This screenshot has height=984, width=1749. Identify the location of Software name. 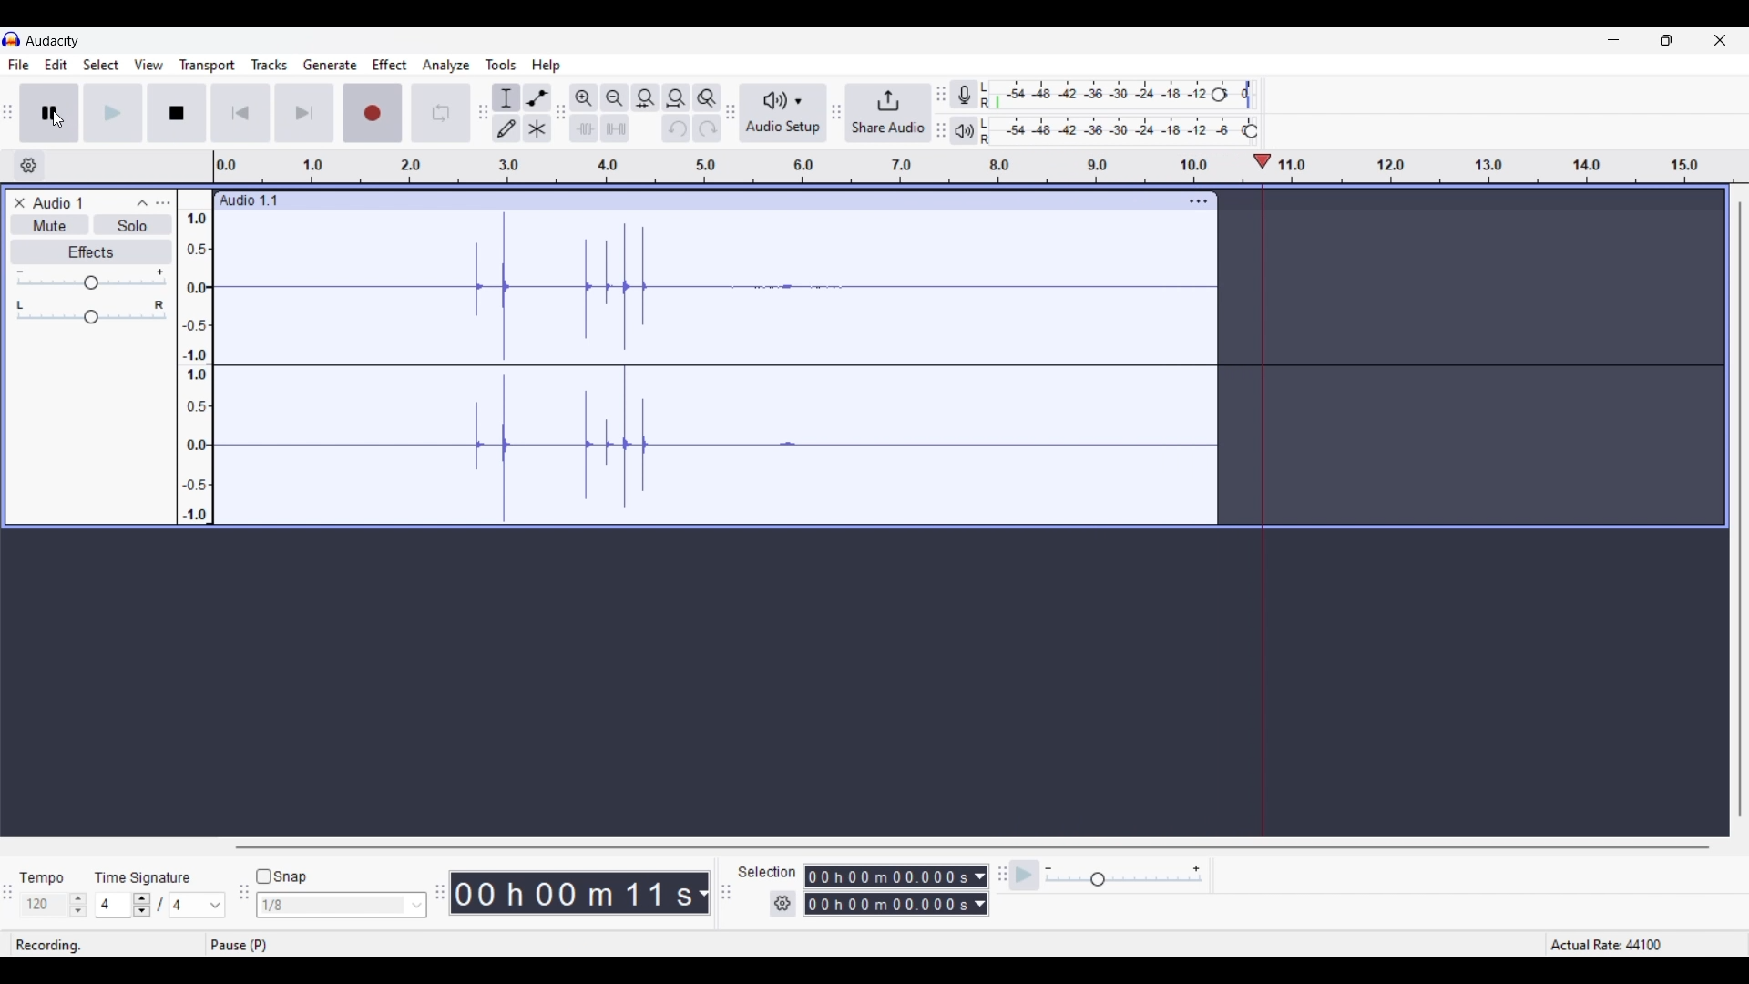
(54, 41).